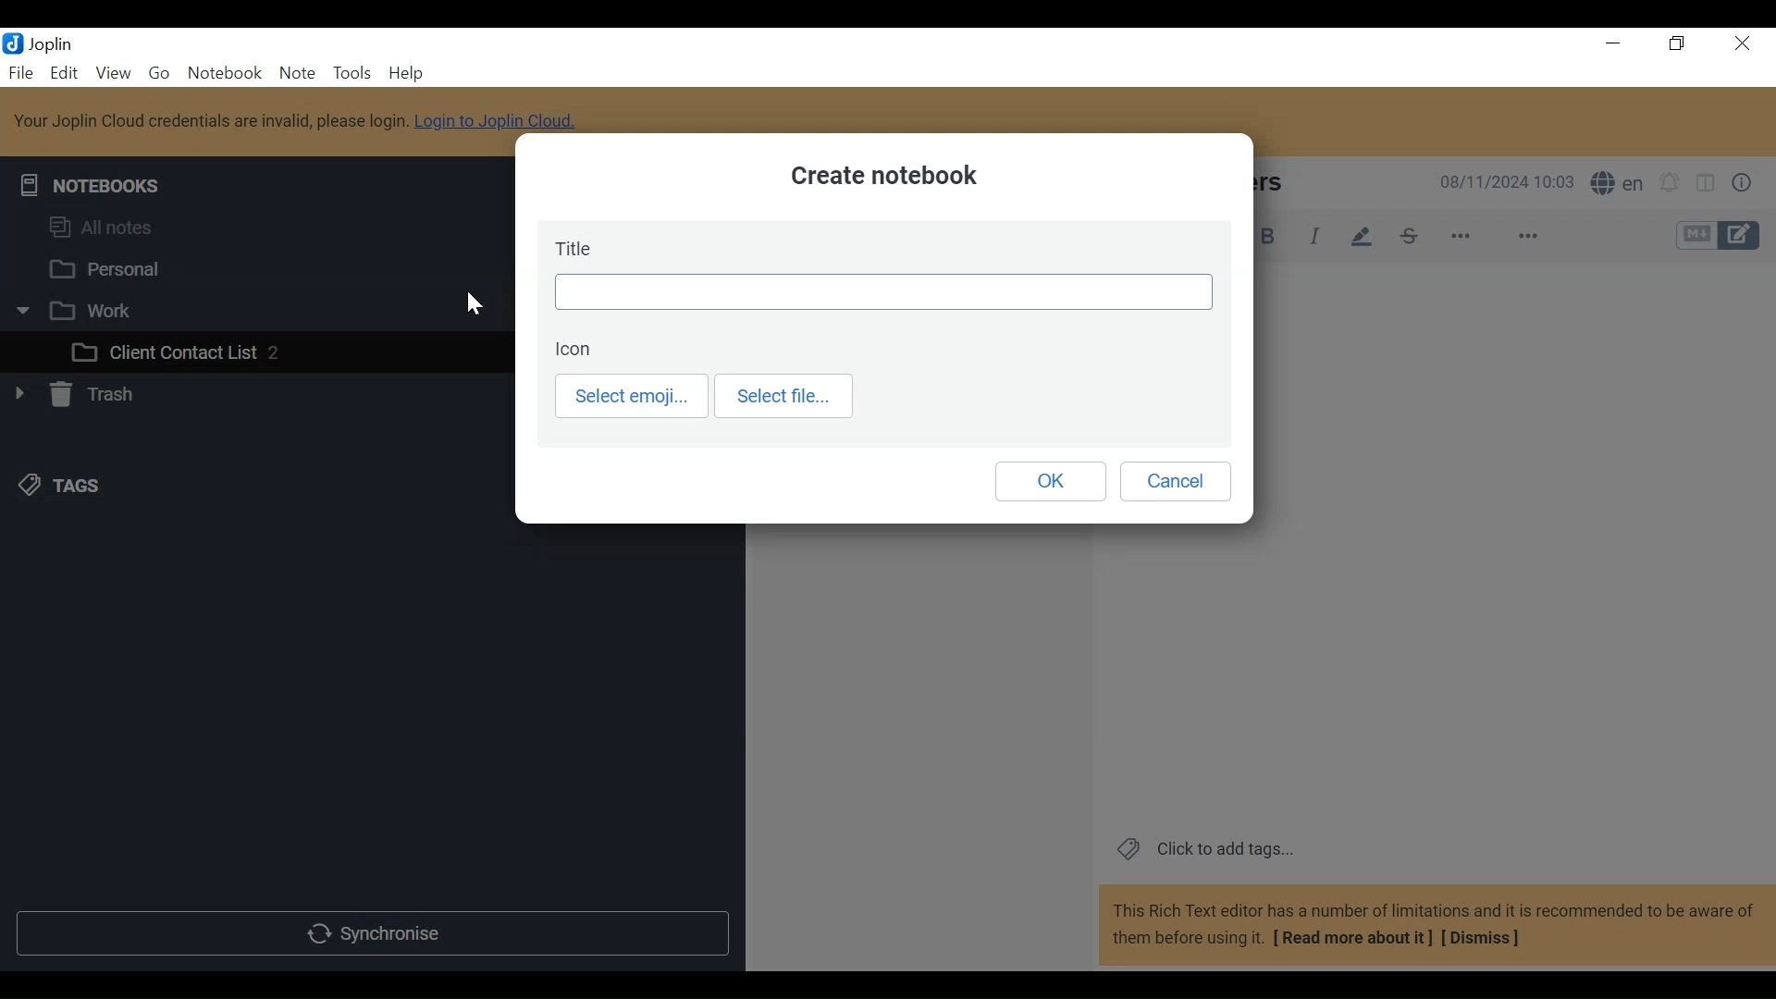  Describe the element at coordinates (66, 73) in the screenshot. I see `` at that location.